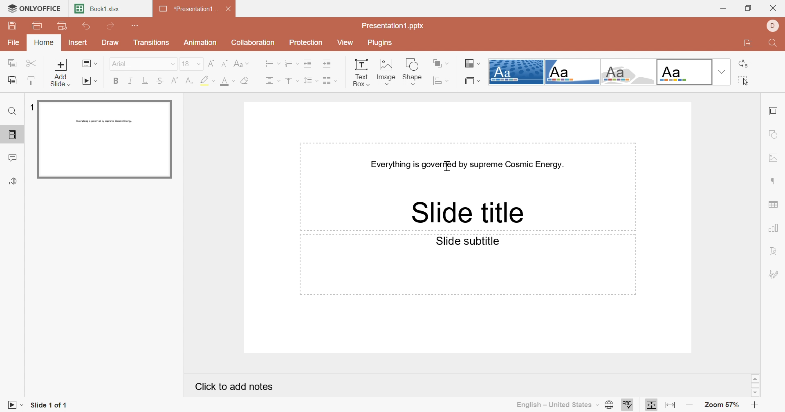  I want to click on subscript, so click(190, 81).